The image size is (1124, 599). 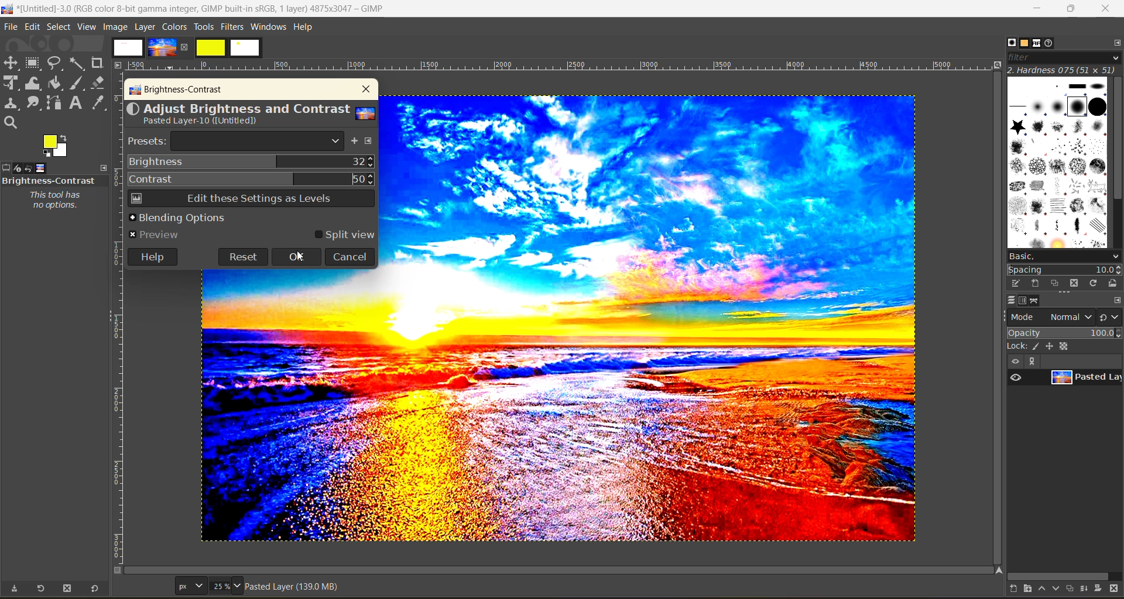 What do you see at coordinates (16, 168) in the screenshot?
I see `device status` at bounding box center [16, 168].